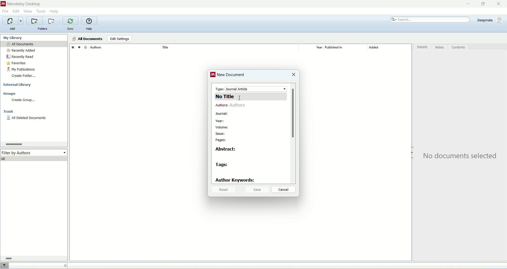 The width and height of the screenshot is (507, 269). What do you see at coordinates (232, 106) in the screenshot?
I see `authors` at bounding box center [232, 106].